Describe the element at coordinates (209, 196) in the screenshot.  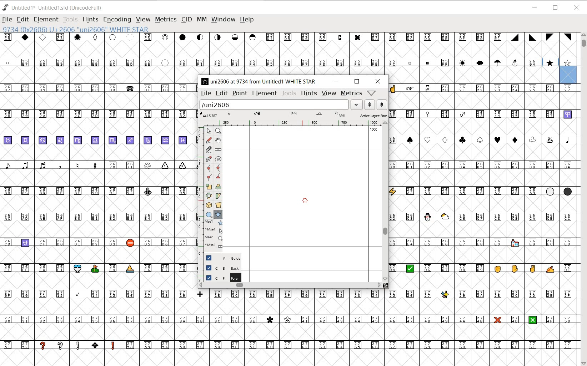
I see `FLIP THE SELECTION` at that location.